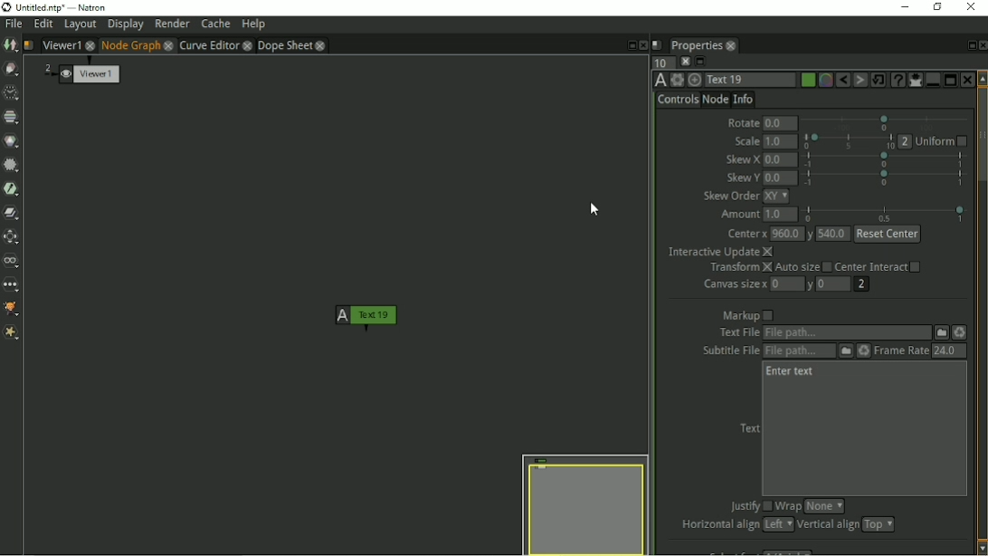 The height and width of the screenshot is (556, 988). Describe the element at coordinates (90, 44) in the screenshot. I see `close` at that location.